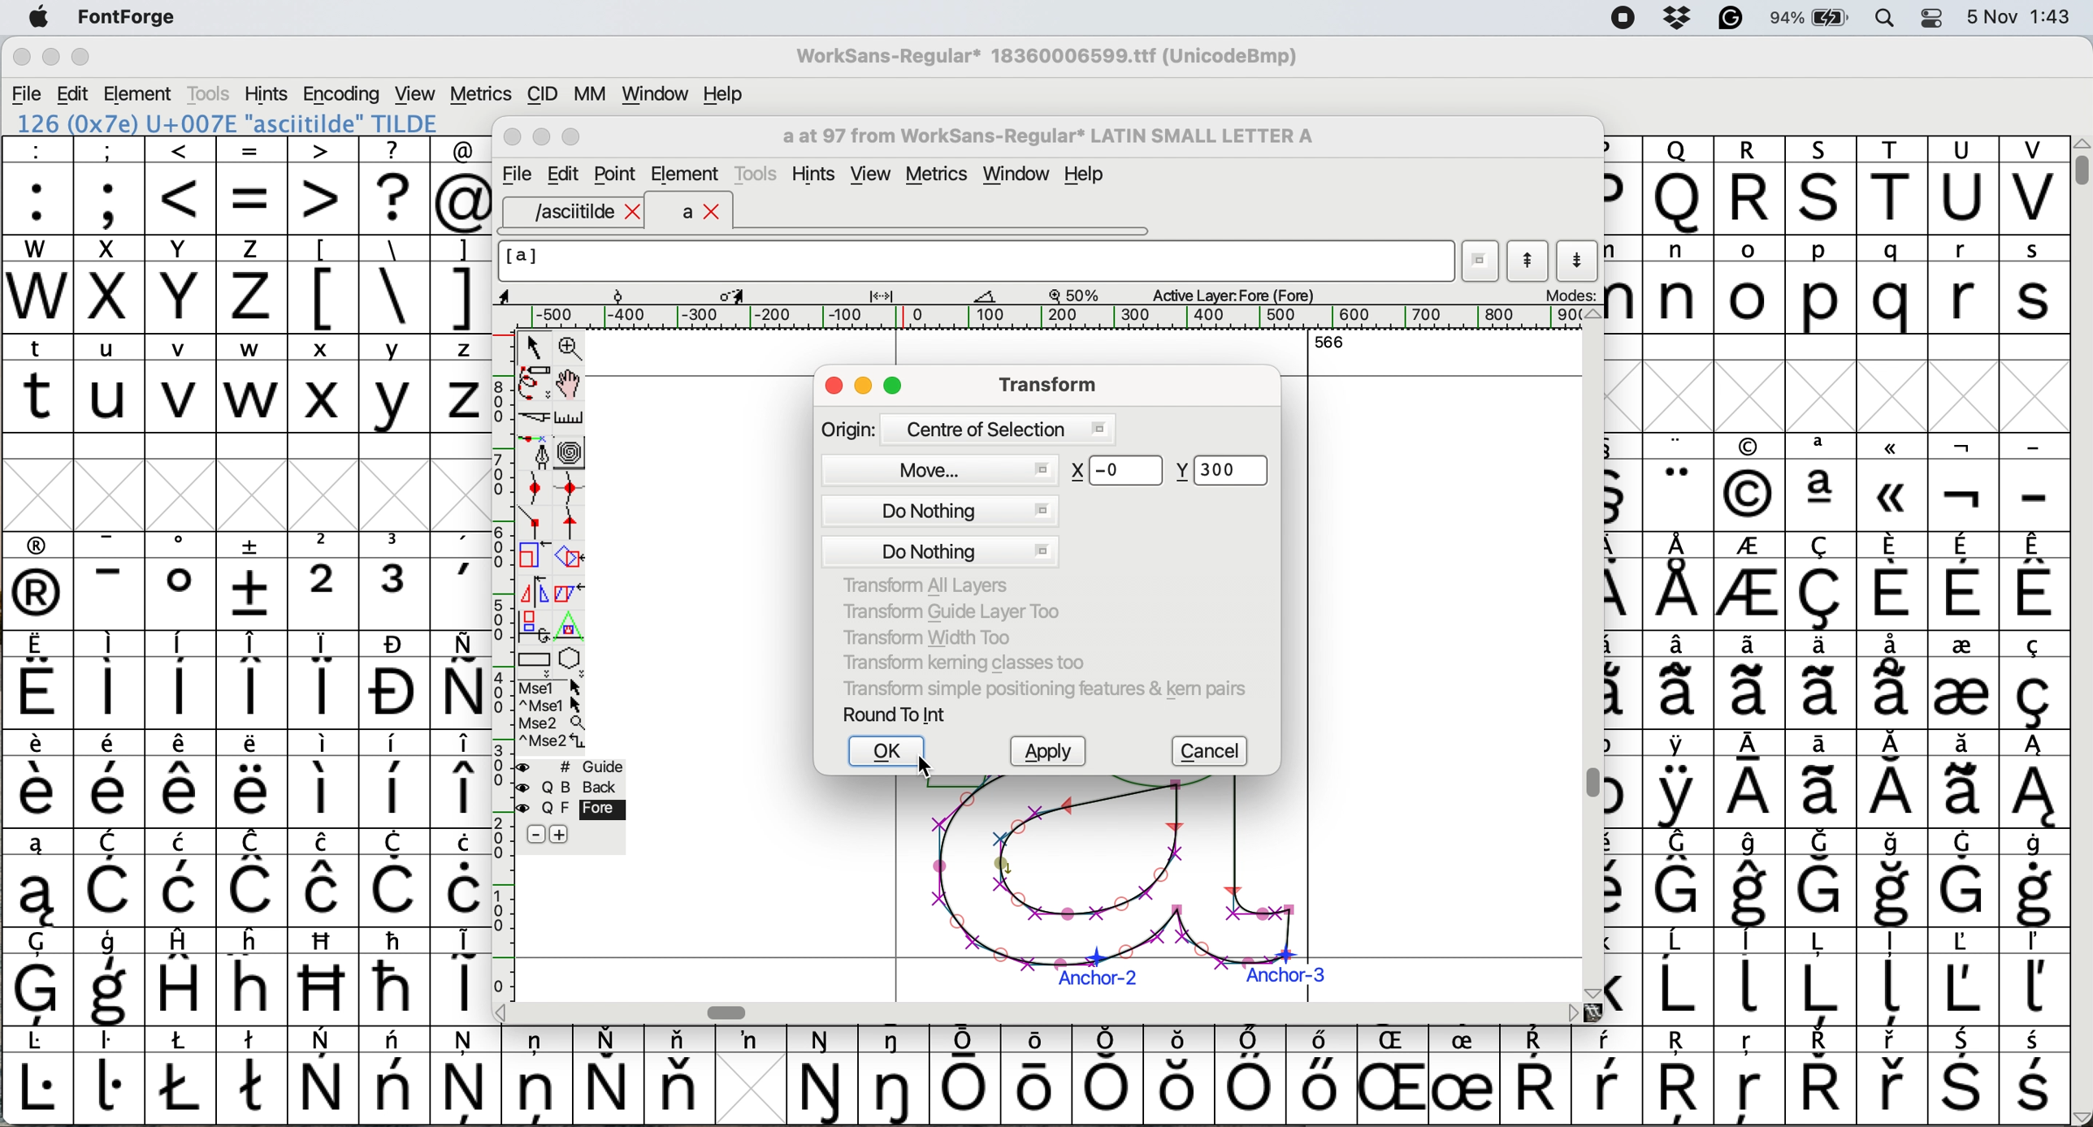 This screenshot has height=1127, width=2093. I want to click on Vertical scroll bar, so click(1588, 785).